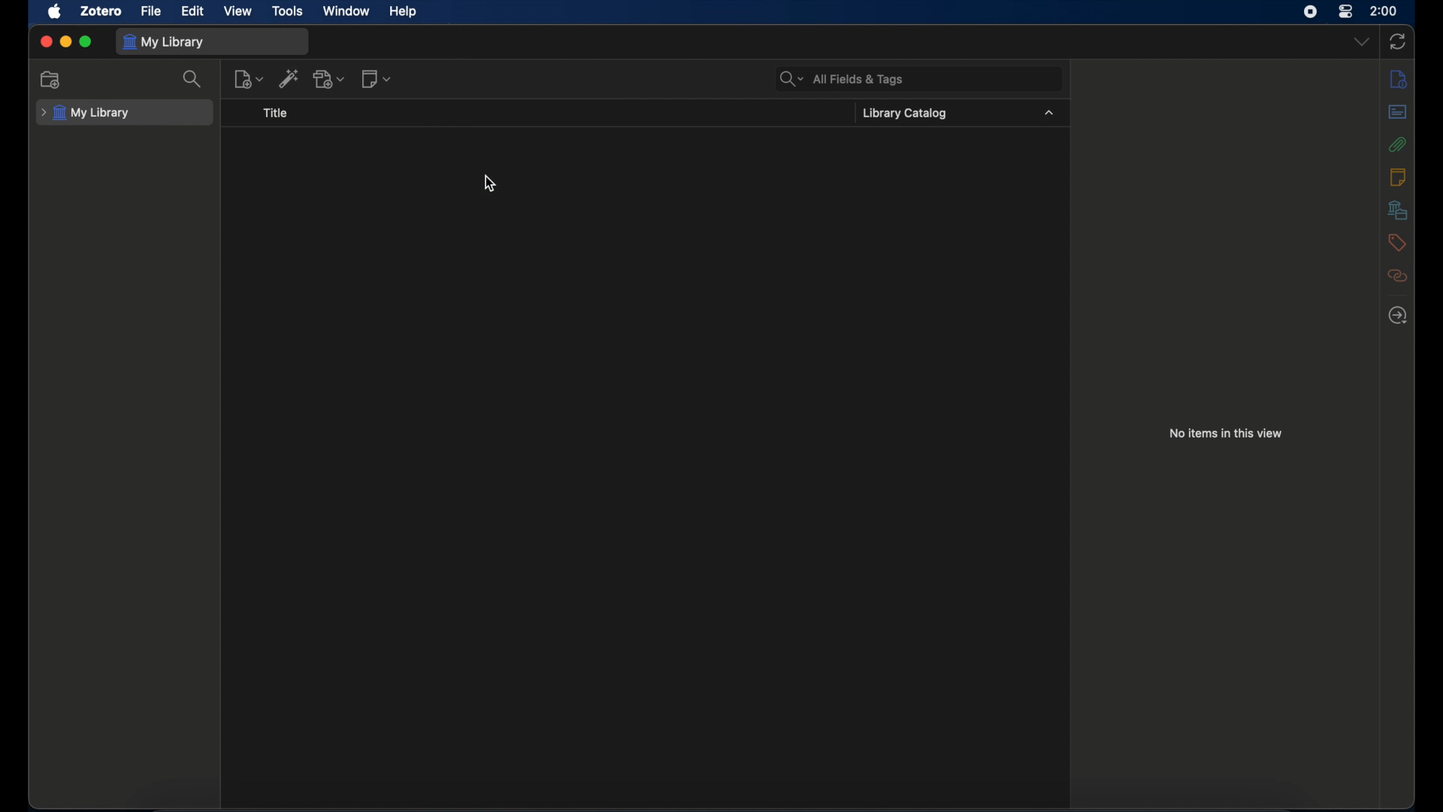 This screenshot has width=1443, height=812. What do you see at coordinates (404, 12) in the screenshot?
I see `help` at bounding box center [404, 12].